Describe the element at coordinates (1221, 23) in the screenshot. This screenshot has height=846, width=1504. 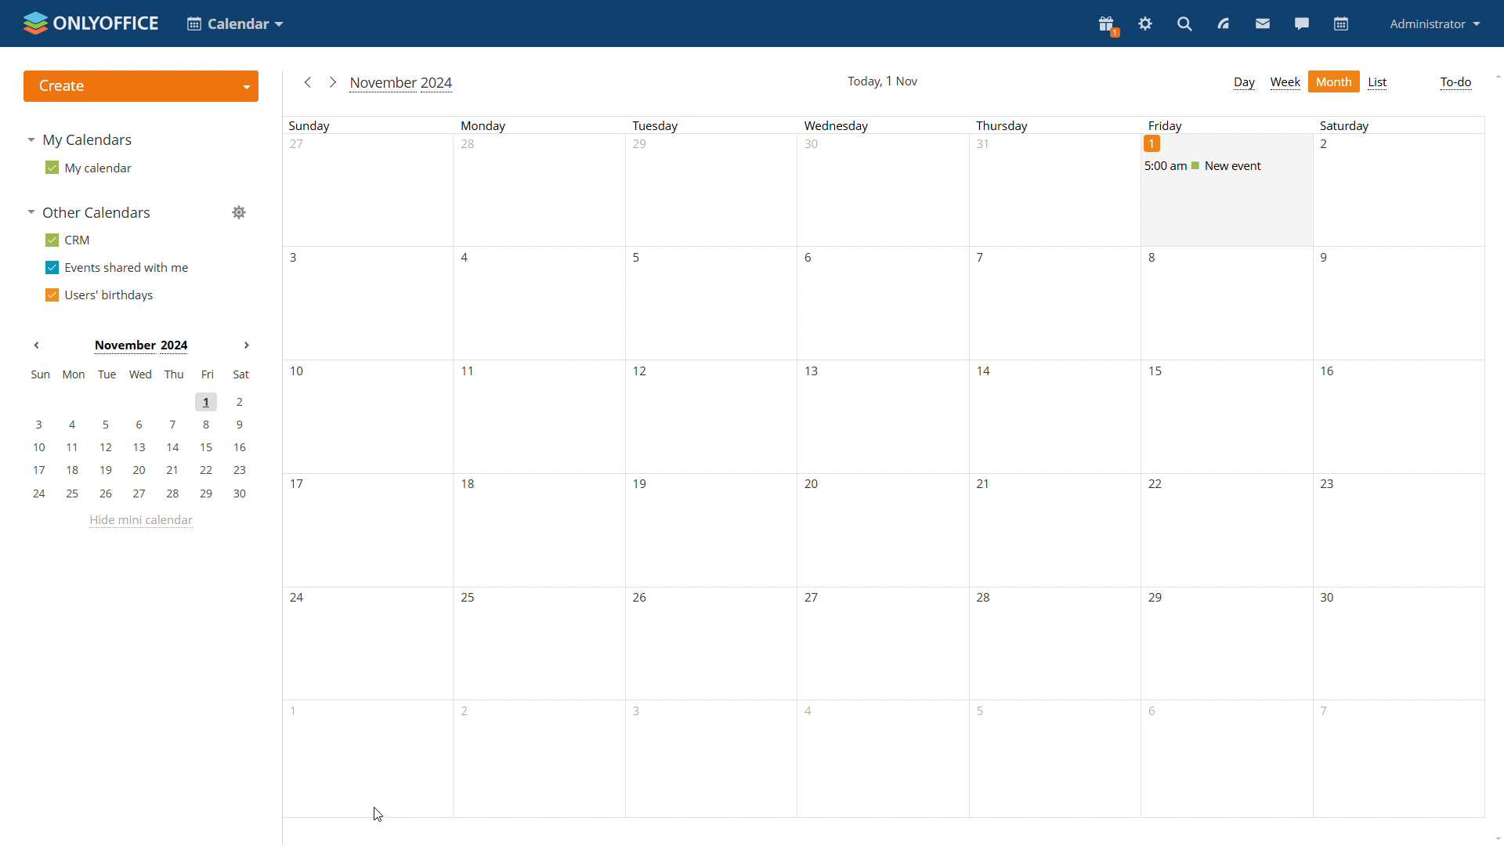
I see `feed` at that location.